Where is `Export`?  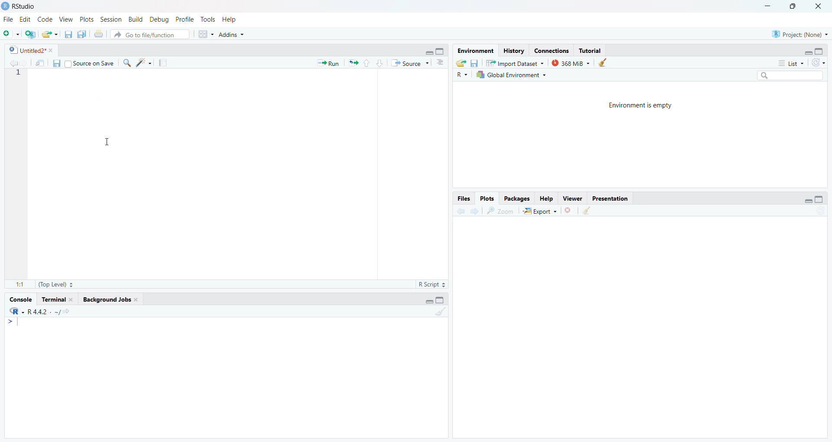
Export is located at coordinates (542, 212).